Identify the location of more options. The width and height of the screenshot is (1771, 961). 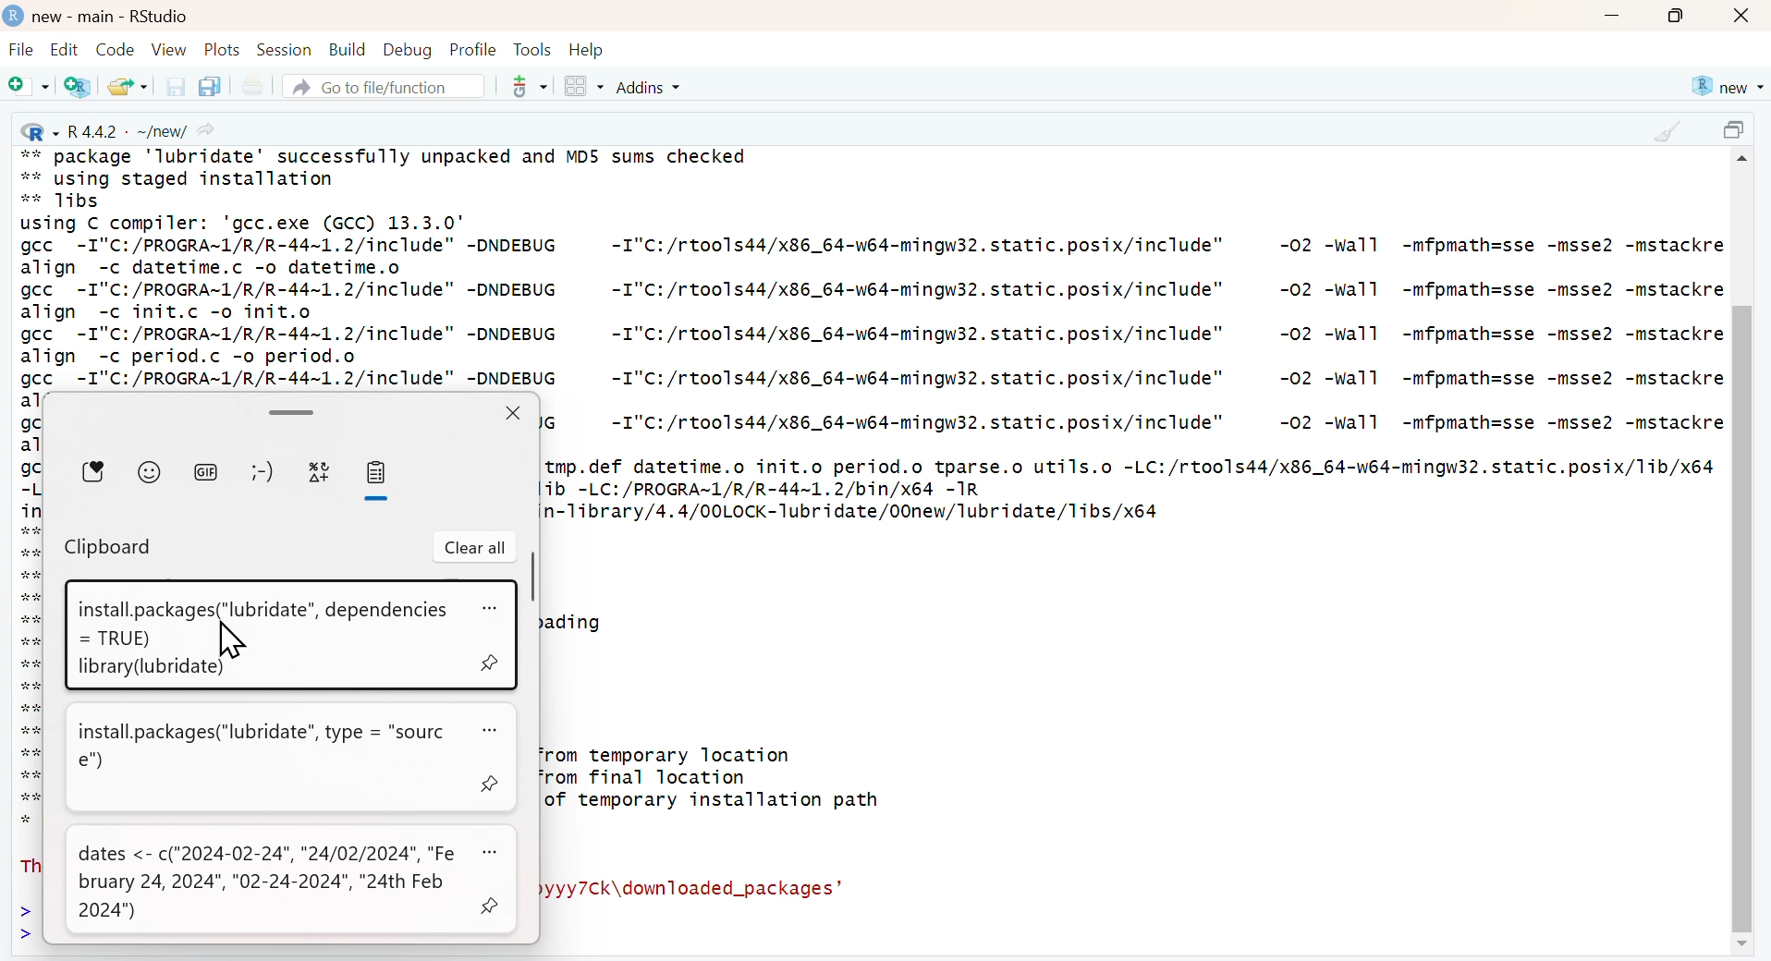
(493, 851).